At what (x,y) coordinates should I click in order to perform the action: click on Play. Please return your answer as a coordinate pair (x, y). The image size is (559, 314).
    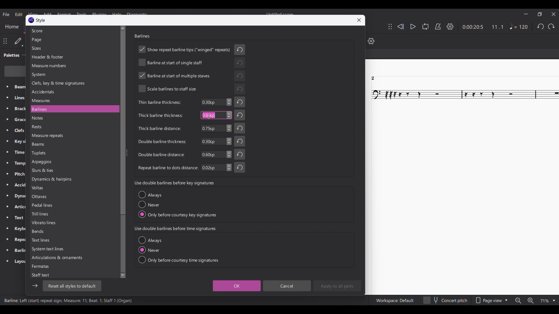
    Looking at the image, I should click on (413, 27).